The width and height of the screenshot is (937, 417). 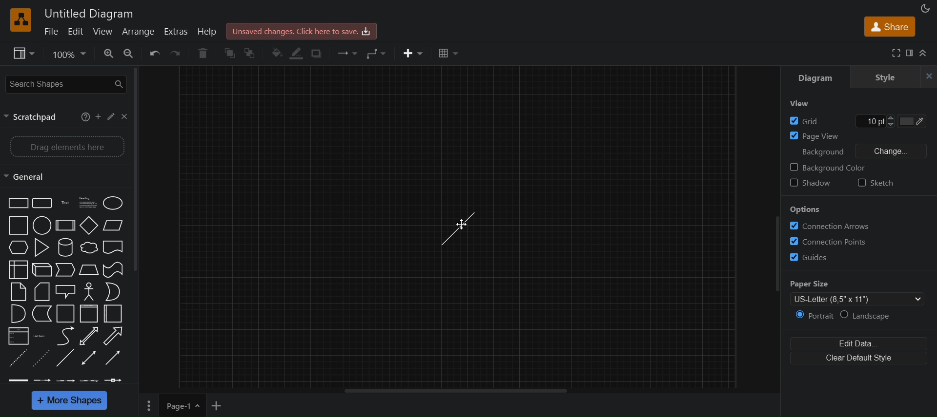 What do you see at coordinates (149, 405) in the screenshot?
I see `page` at bounding box center [149, 405].